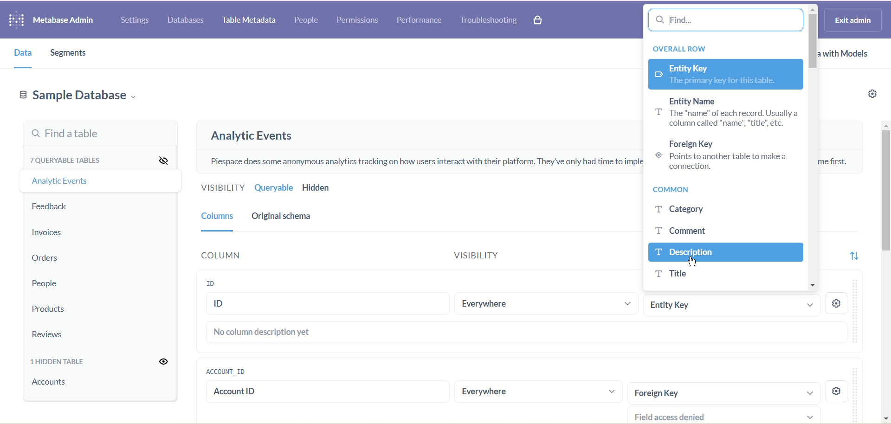  Describe the element at coordinates (694, 262) in the screenshot. I see `cursor` at that location.